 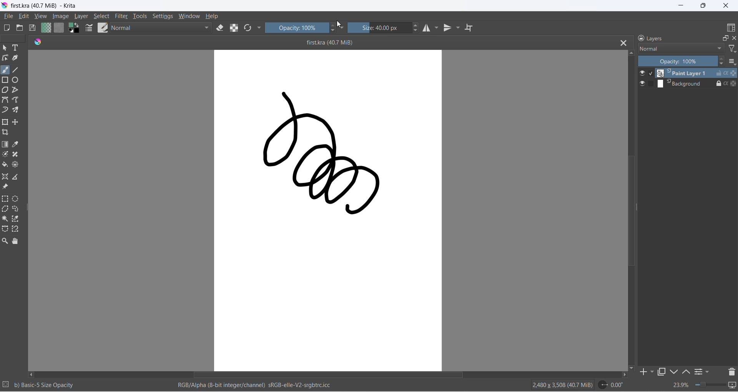 What do you see at coordinates (5, 229) in the screenshot?
I see `Bezier curve selection tool` at bounding box center [5, 229].